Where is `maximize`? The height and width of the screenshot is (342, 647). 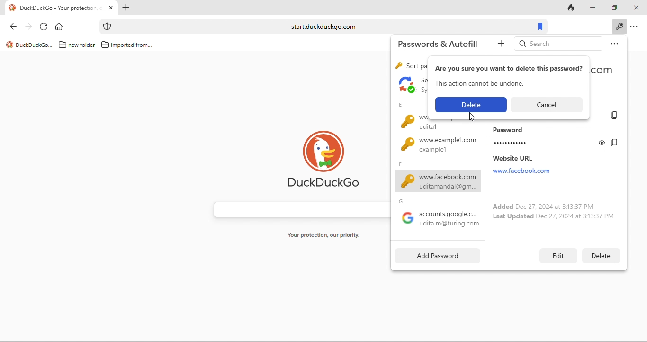
maximize is located at coordinates (615, 7).